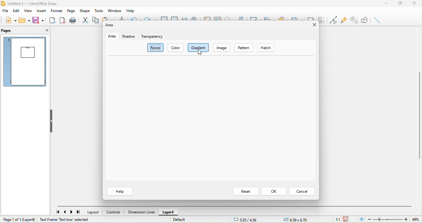  Describe the element at coordinates (366, 20) in the screenshot. I see `show draw function` at that location.